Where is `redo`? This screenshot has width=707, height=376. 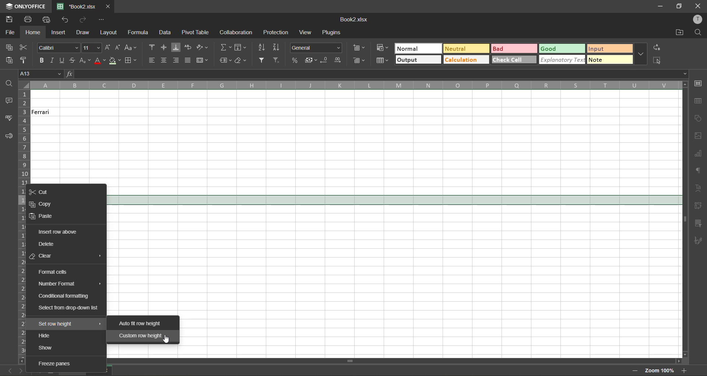 redo is located at coordinates (84, 20).